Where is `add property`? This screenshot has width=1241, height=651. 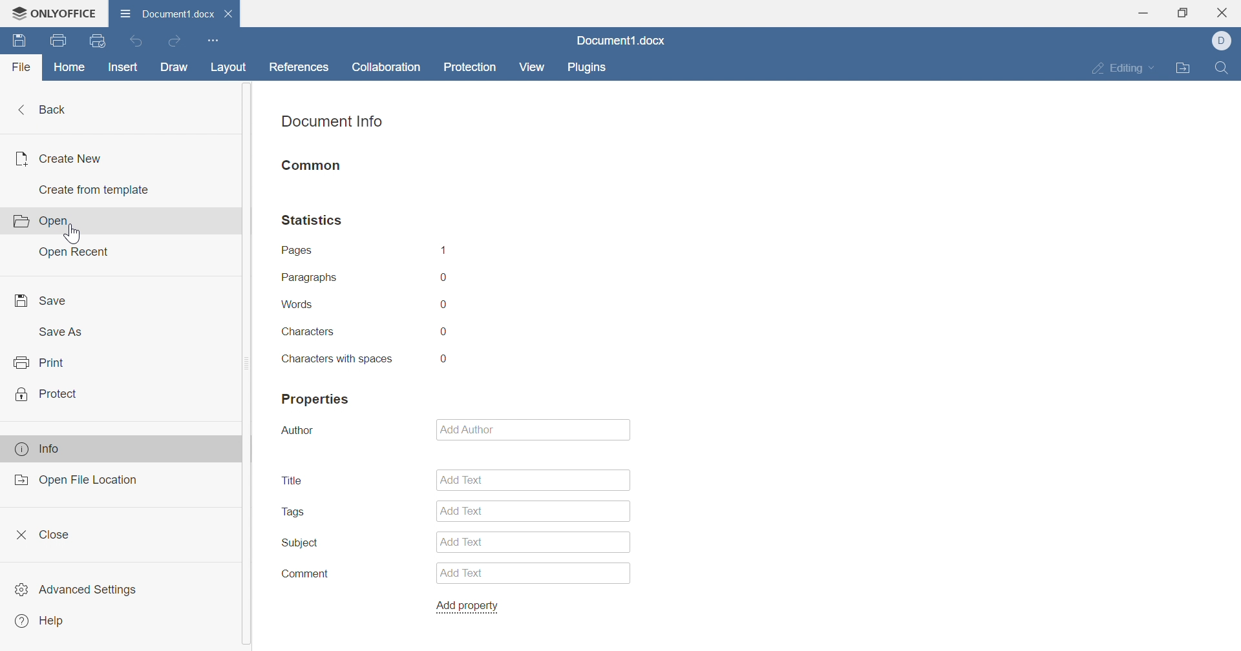
add property is located at coordinates (469, 605).